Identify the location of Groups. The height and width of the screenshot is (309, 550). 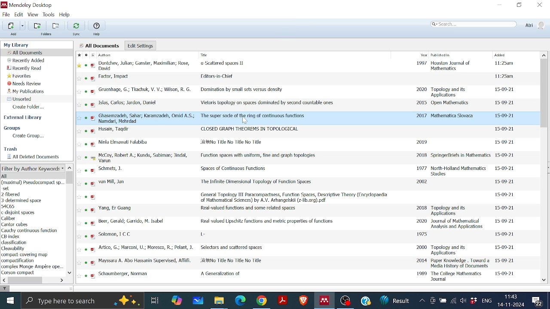
(12, 128).